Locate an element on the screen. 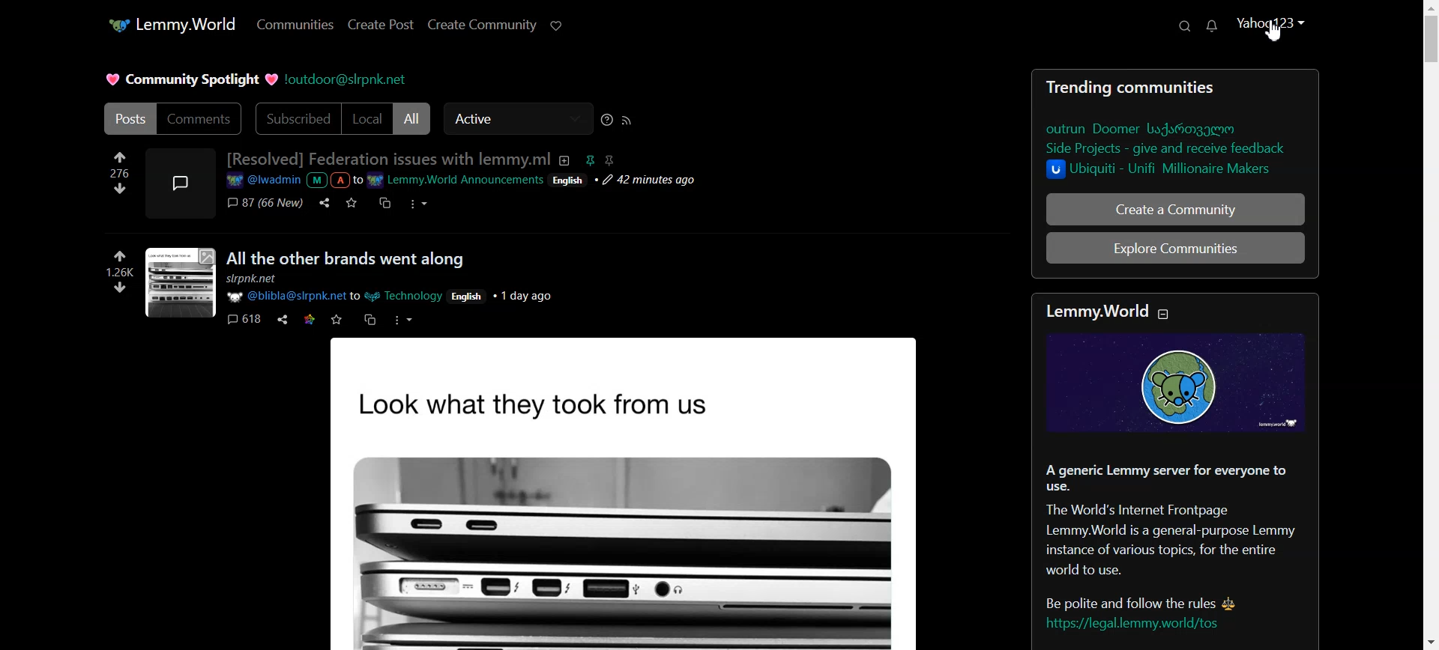 The height and width of the screenshot is (650, 1439). side projects - give and receive feedback is located at coordinates (1173, 149).